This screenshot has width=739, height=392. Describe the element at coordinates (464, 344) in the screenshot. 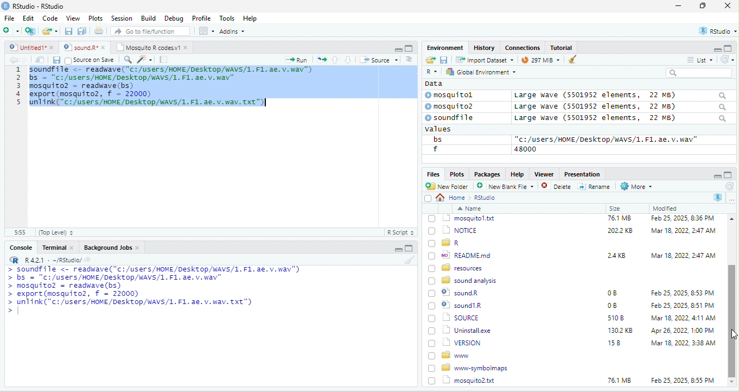

I see `8 sound analysis` at that location.